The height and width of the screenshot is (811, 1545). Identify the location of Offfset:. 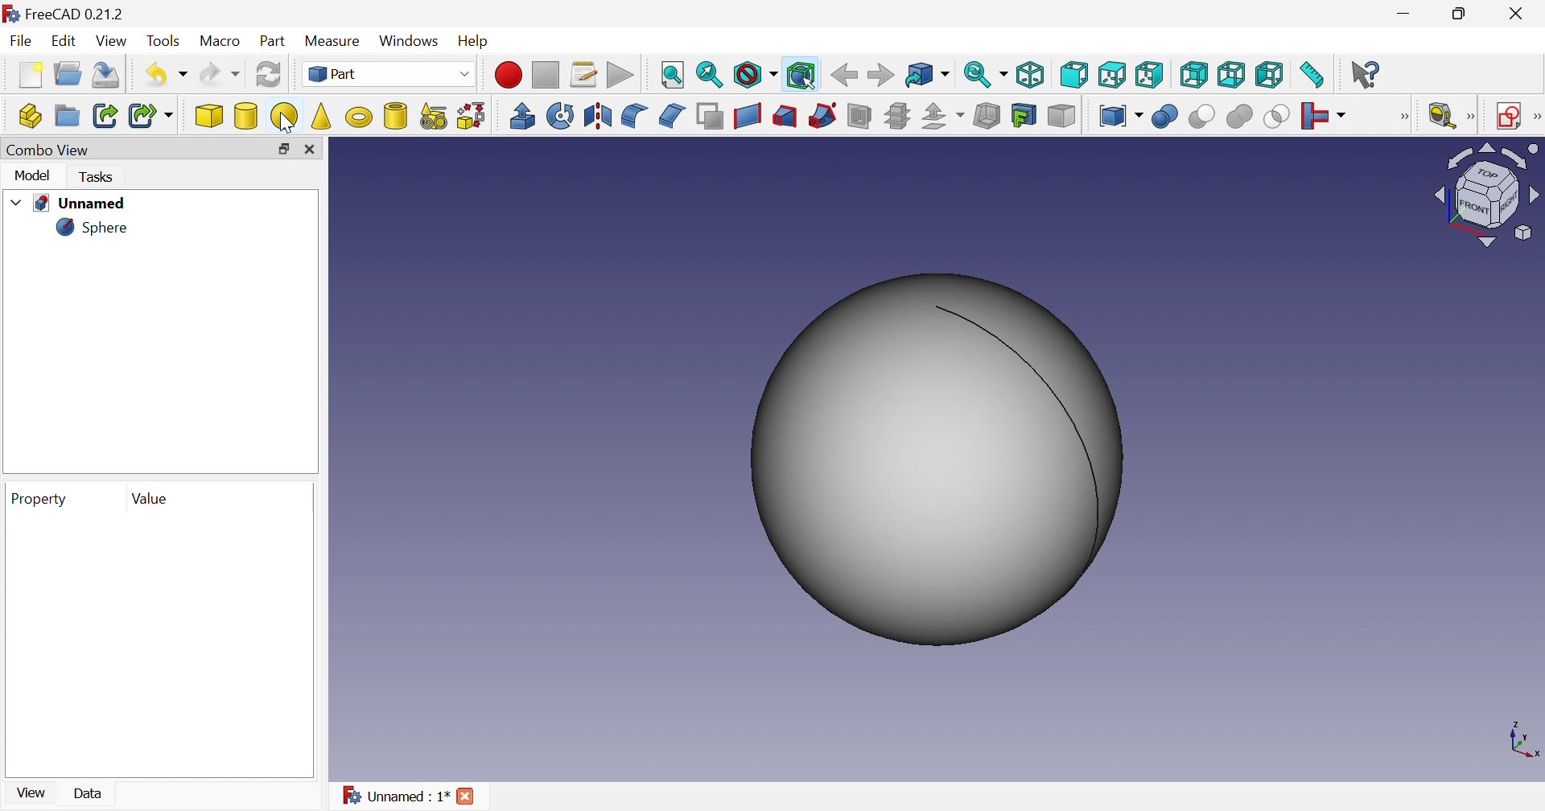
(943, 116).